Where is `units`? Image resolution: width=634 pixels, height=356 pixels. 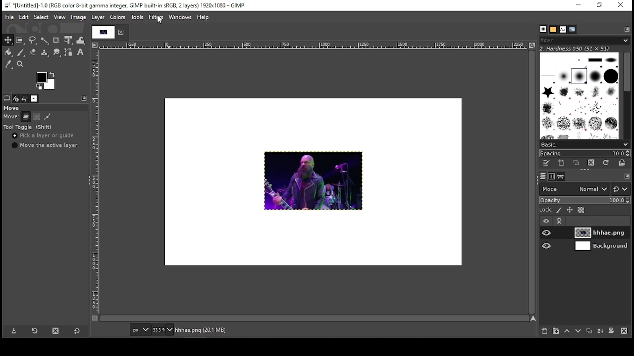 units is located at coordinates (141, 329).